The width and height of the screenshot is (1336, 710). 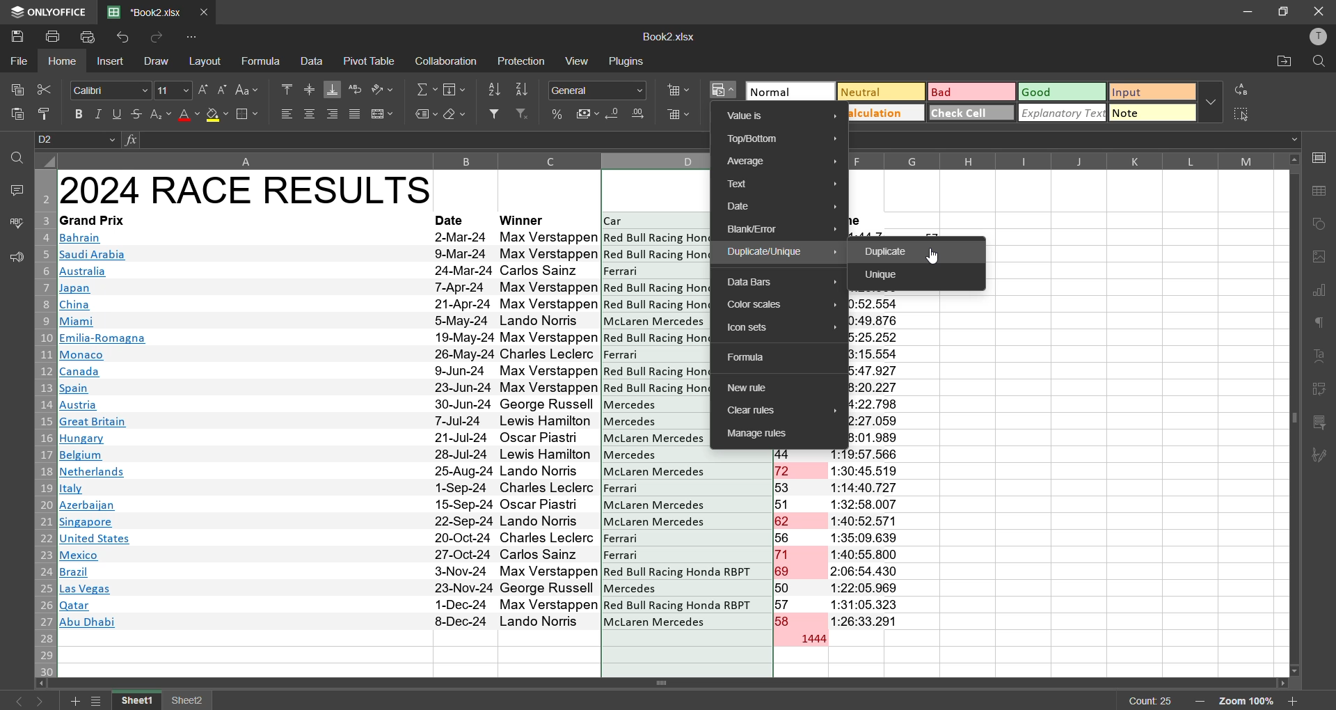 What do you see at coordinates (1320, 423) in the screenshot?
I see `slicer` at bounding box center [1320, 423].